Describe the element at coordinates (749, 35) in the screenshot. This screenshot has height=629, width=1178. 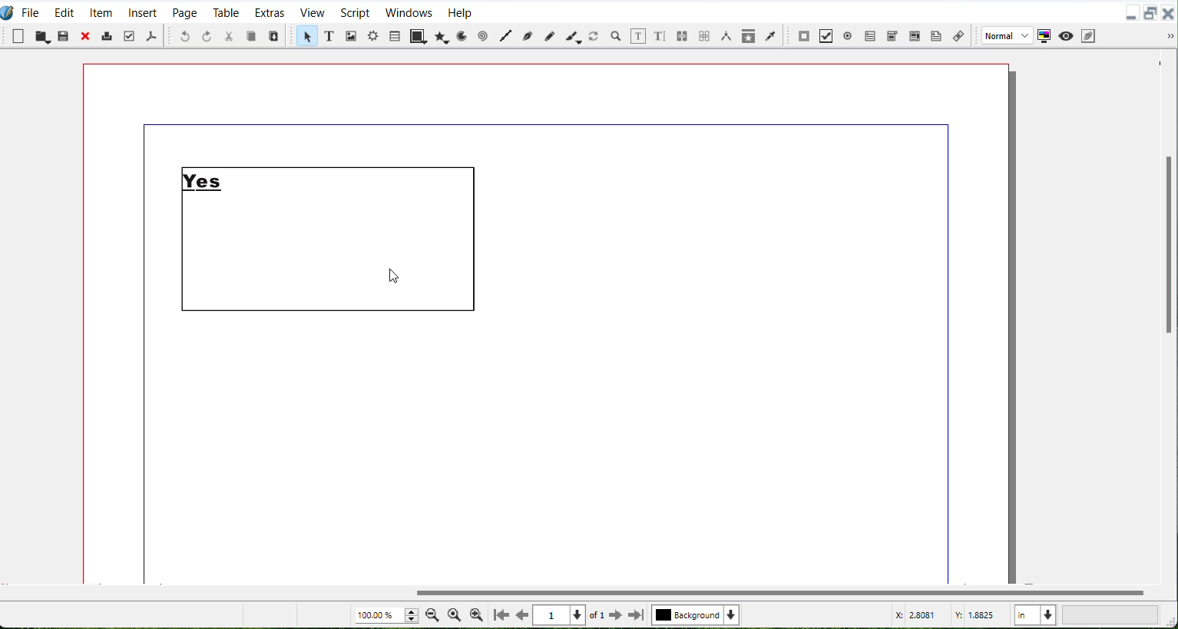
I see `Copy item Properties` at that location.